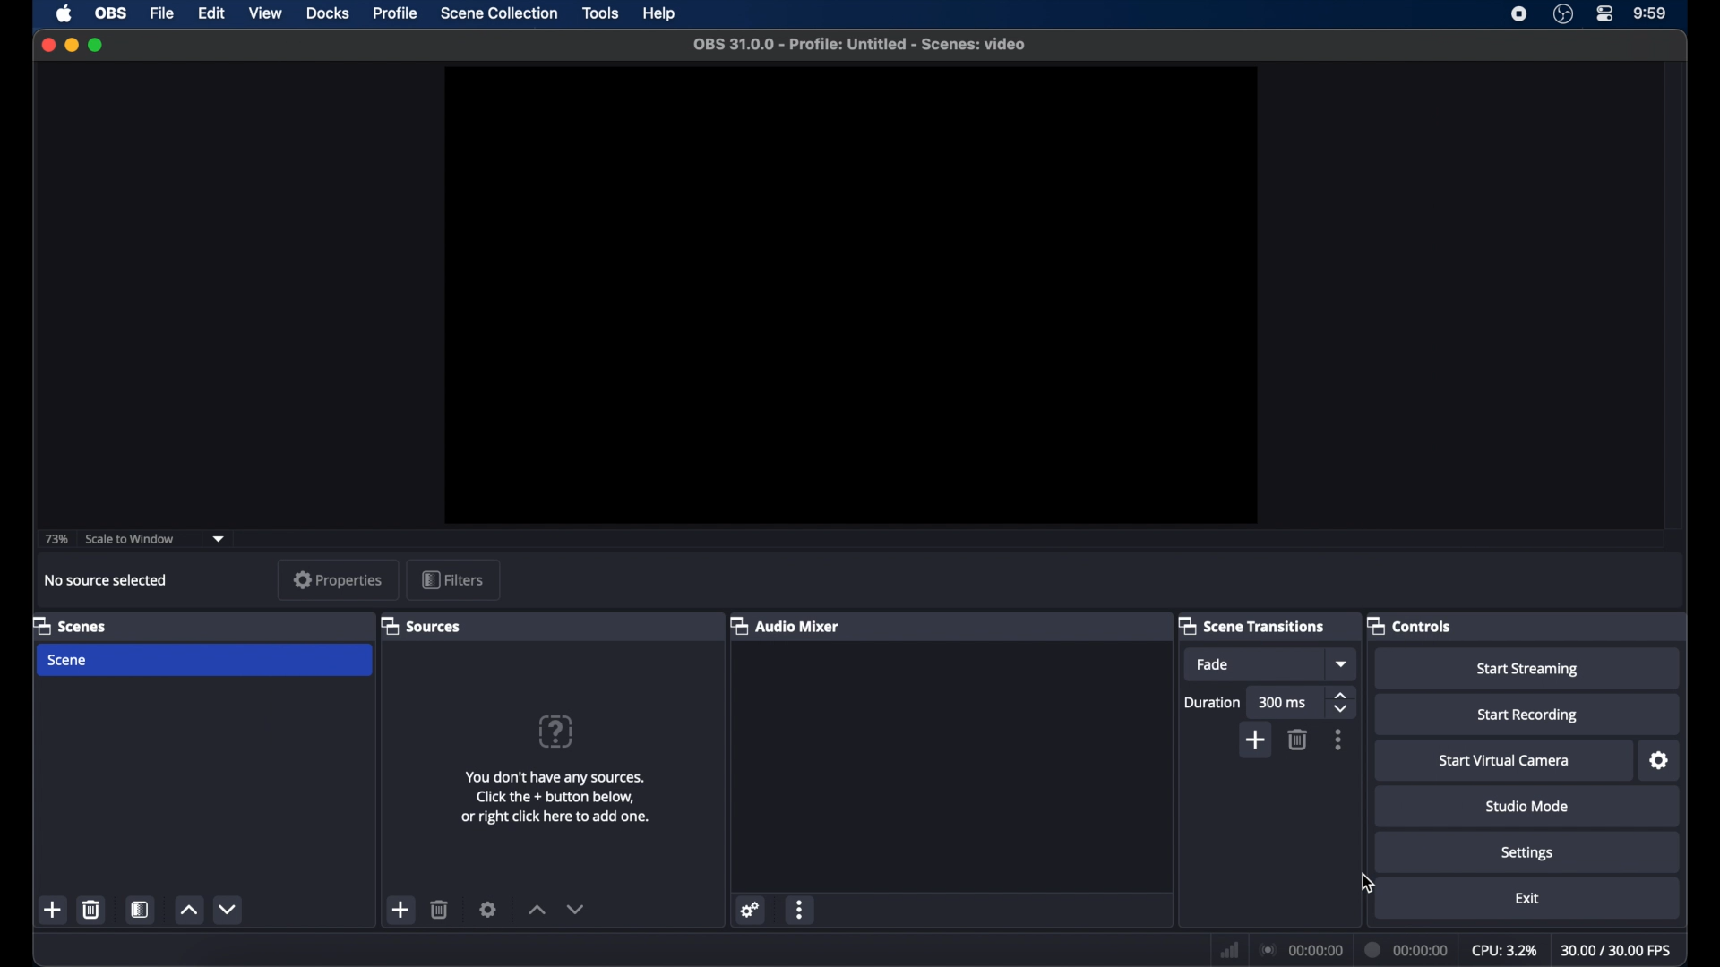  I want to click on scene filters, so click(143, 909).